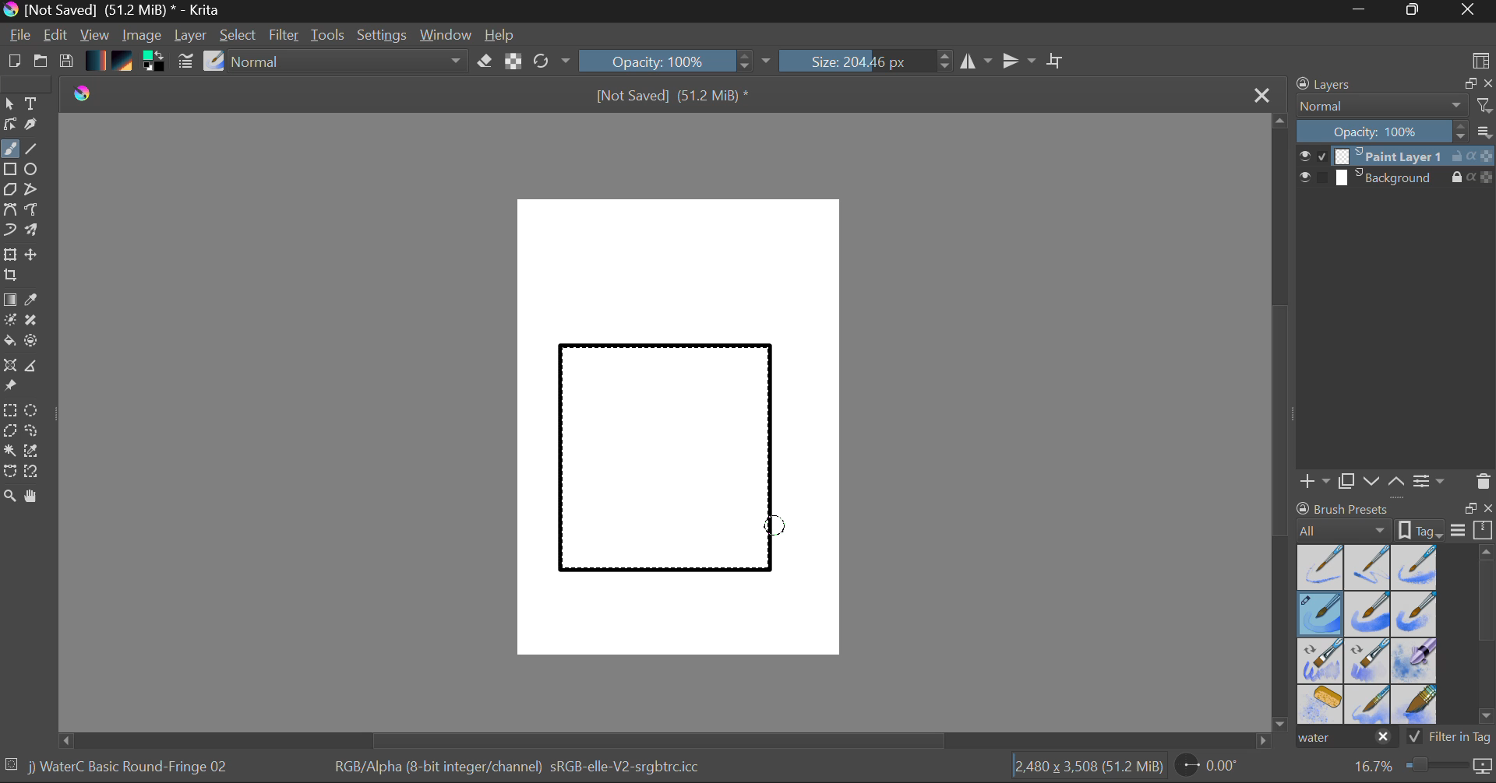 The width and height of the screenshot is (1496, 783). I want to click on Layers Docket Tab, so click(1392, 83).